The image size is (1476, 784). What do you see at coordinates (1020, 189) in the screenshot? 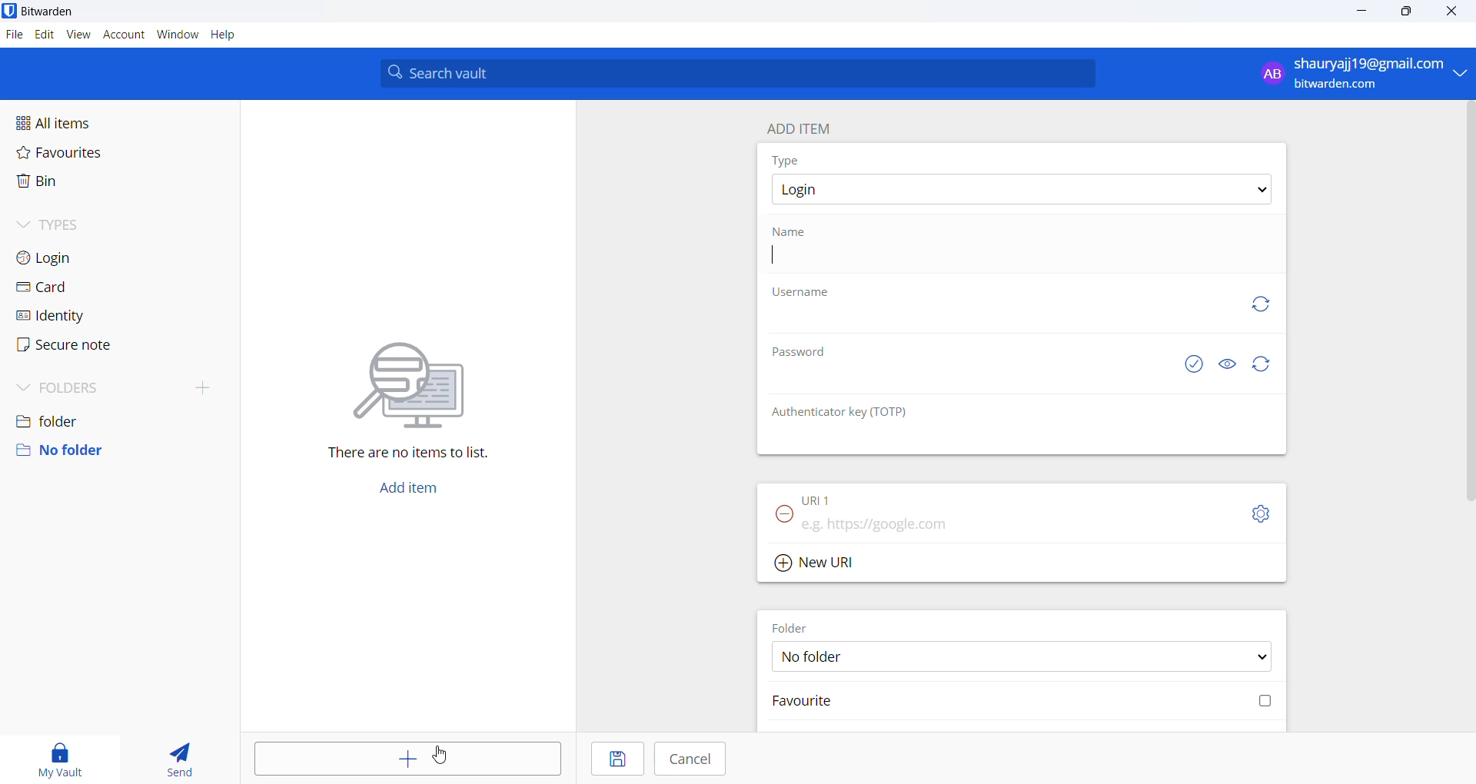
I see `type options` at bounding box center [1020, 189].